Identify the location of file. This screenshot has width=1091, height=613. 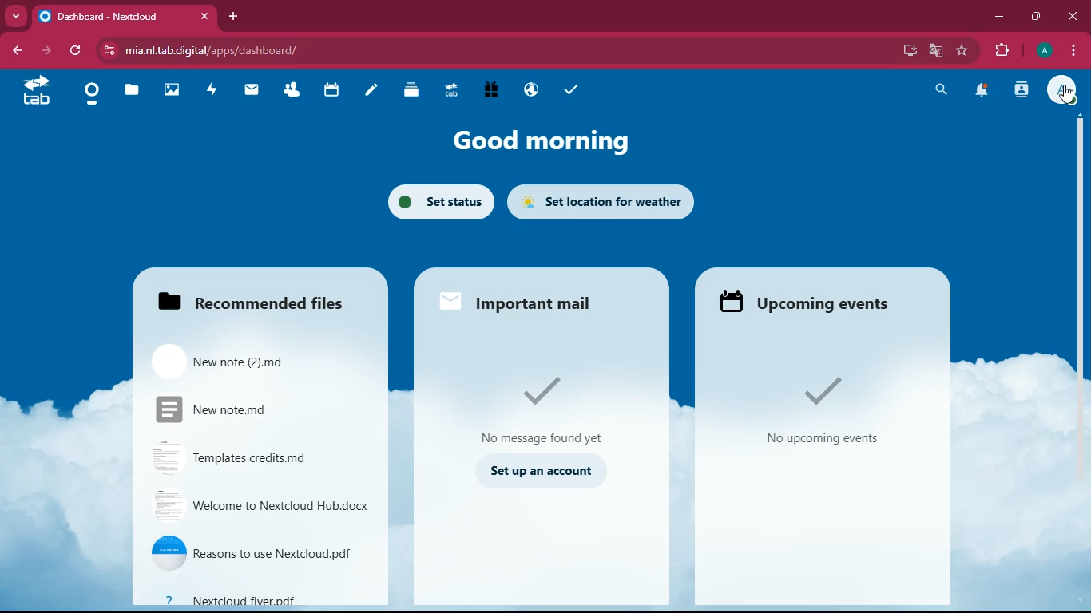
(236, 409).